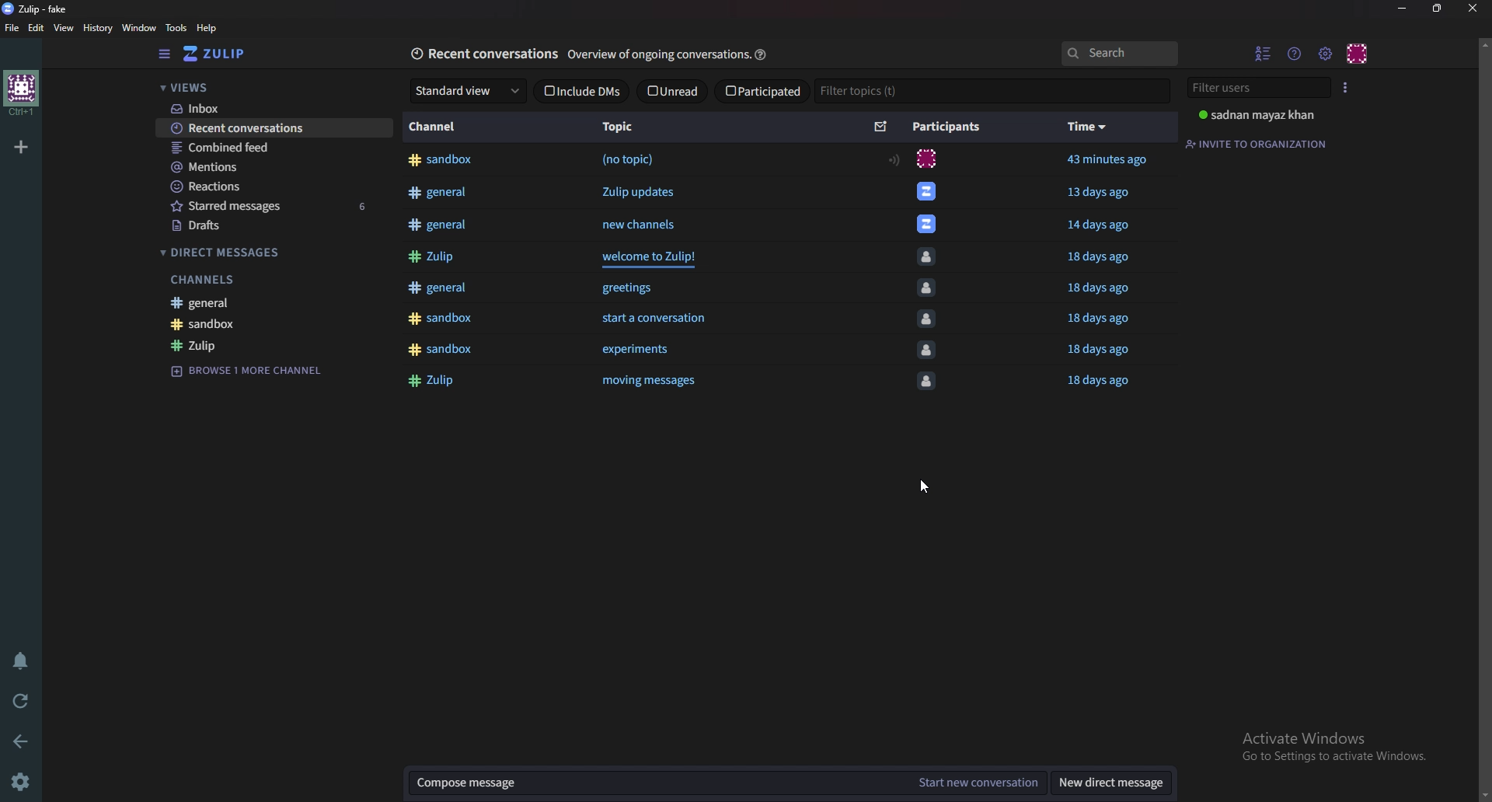  Describe the element at coordinates (631, 159) in the screenshot. I see `(no topic)` at that location.